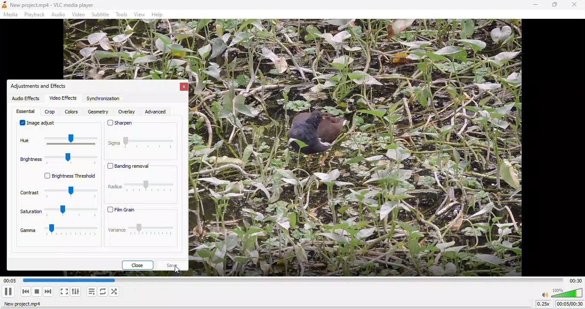 The height and width of the screenshot is (309, 585). I want to click on video, so click(79, 15).